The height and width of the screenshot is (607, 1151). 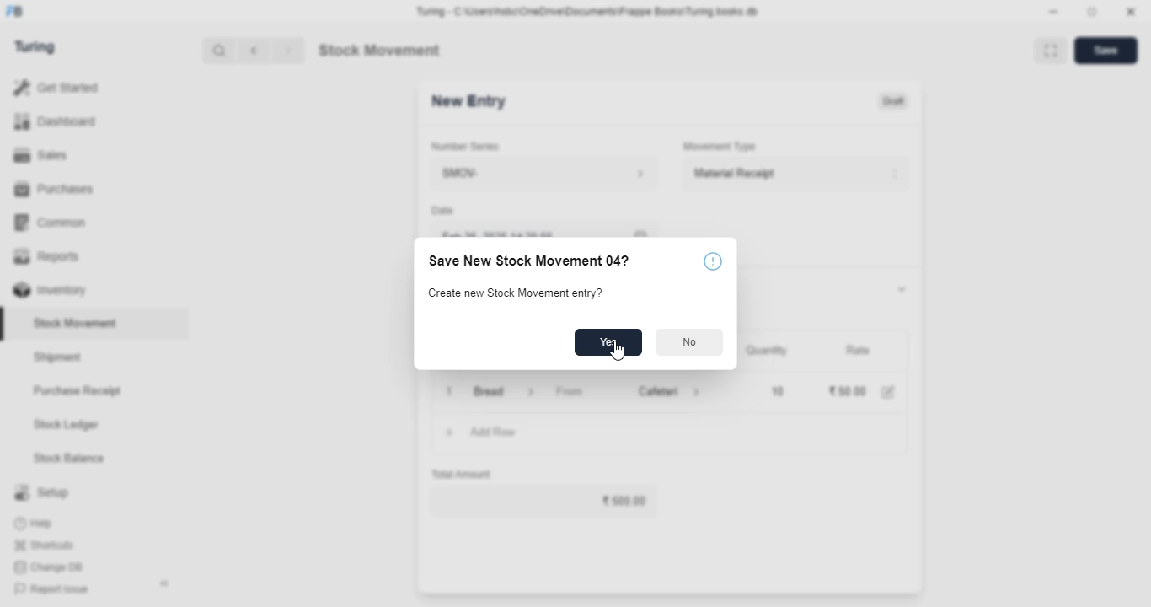 I want to click on stock balance, so click(x=70, y=459).